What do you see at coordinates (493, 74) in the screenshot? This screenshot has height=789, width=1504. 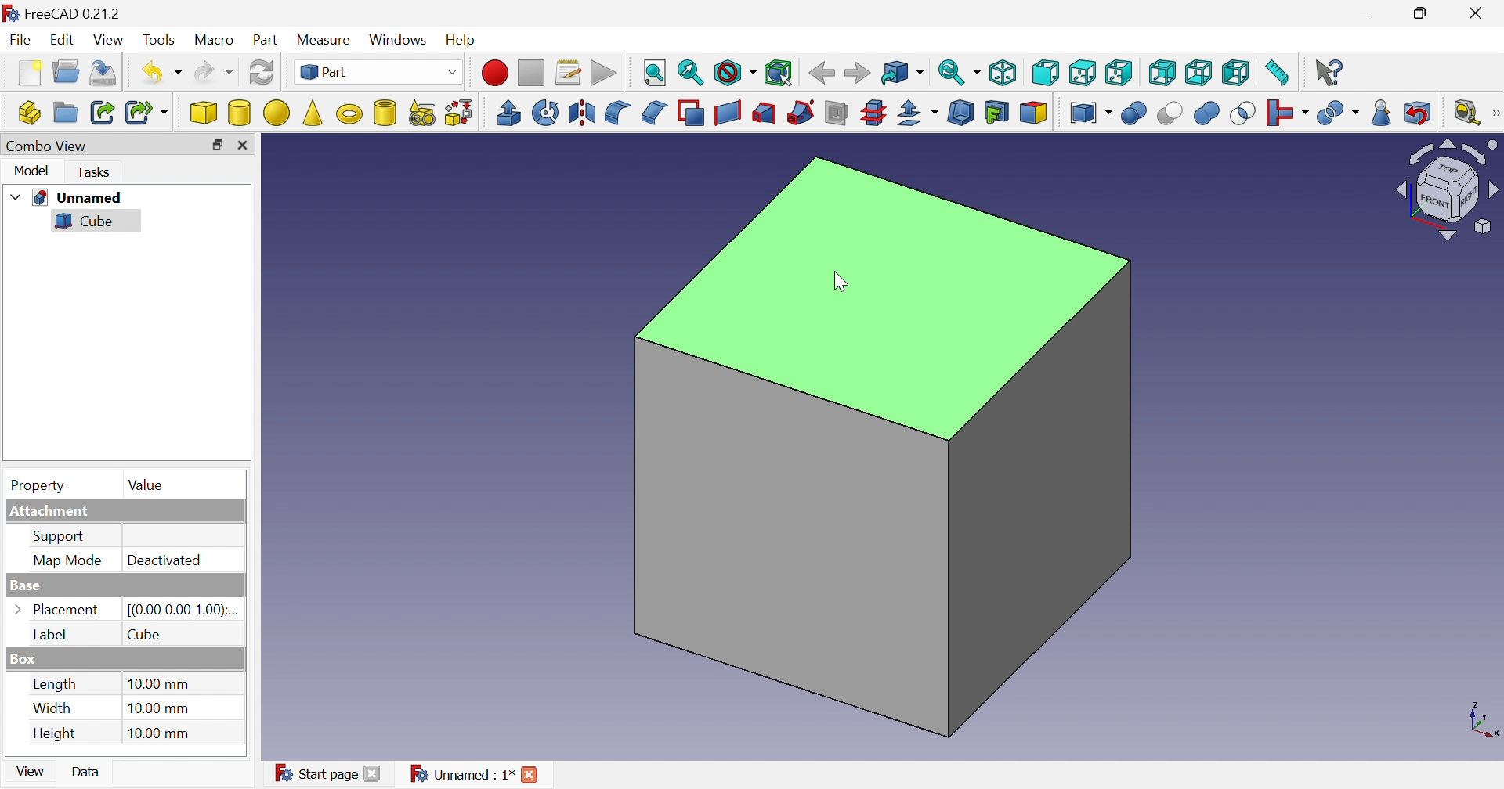 I see `Macro recording` at bounding box center [493, 74].